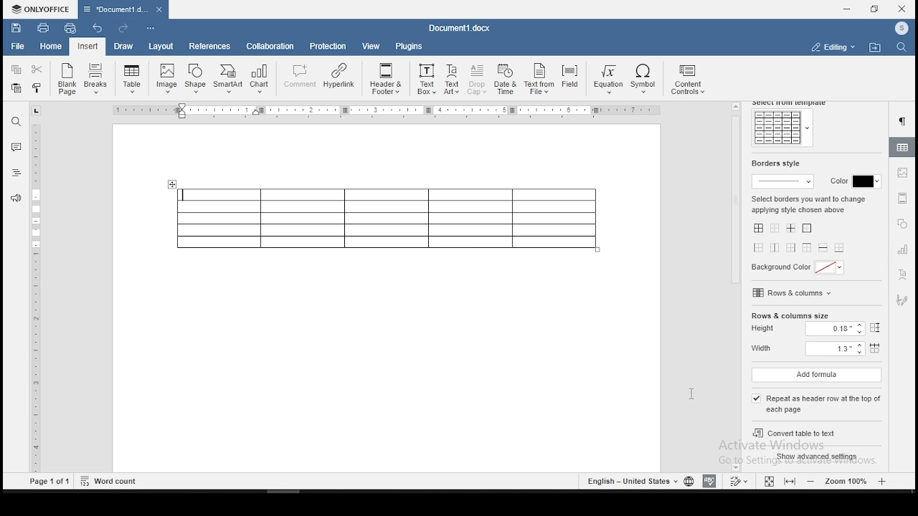 This screenshot has width=918, height=516. What do you see at coordinates (16, 197) in the screenshot?
I see `feedback and support` at bounding box center [16, 197].